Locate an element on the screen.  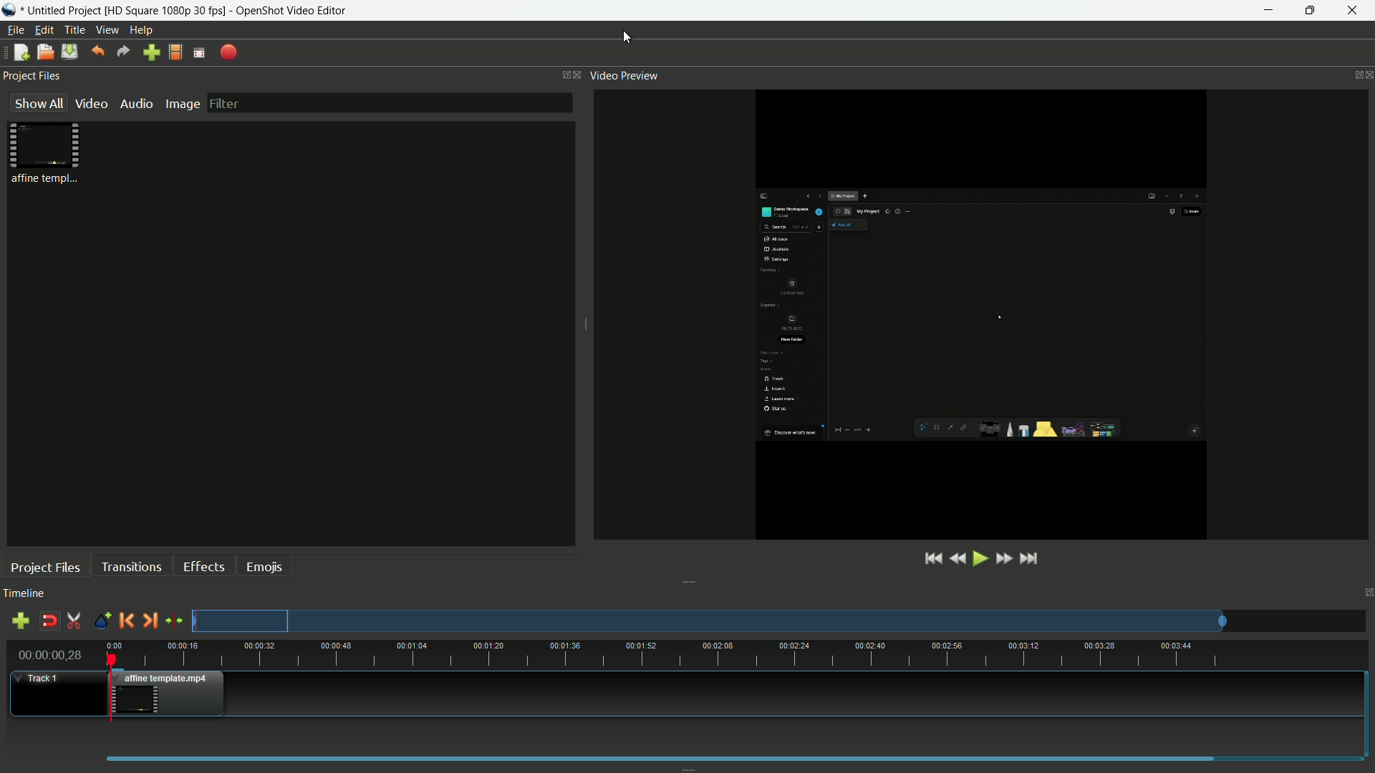
enable razor is located at coordinates (74, 621).